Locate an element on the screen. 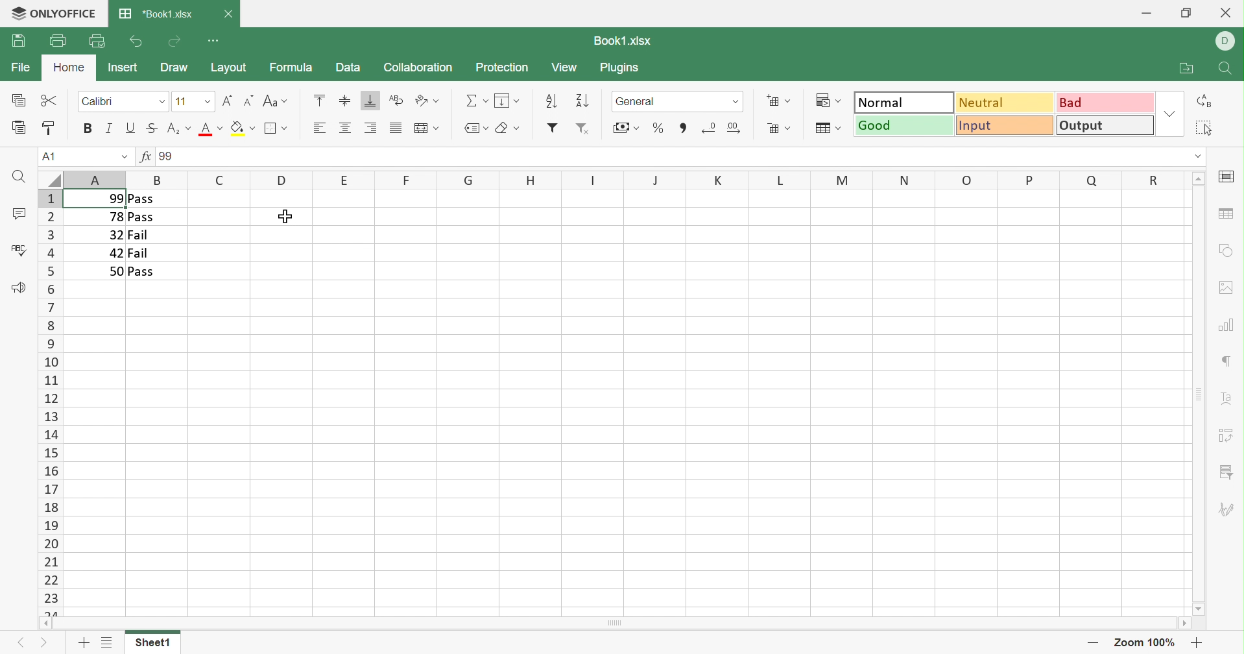 The height and width of the screenshot is (654, 1244). DELL is located at coordinates (1228, 42).